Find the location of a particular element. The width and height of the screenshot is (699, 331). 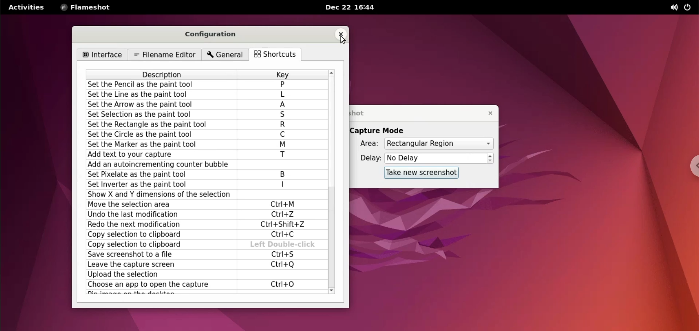

leave the capture screen is located at coordinates (157, 264).